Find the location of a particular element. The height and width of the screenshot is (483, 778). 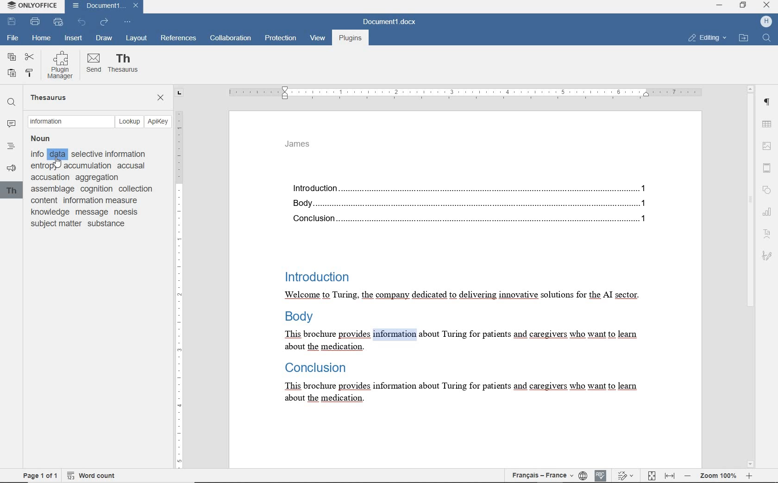

COPY STYLE is located at coordinates (30, 73).